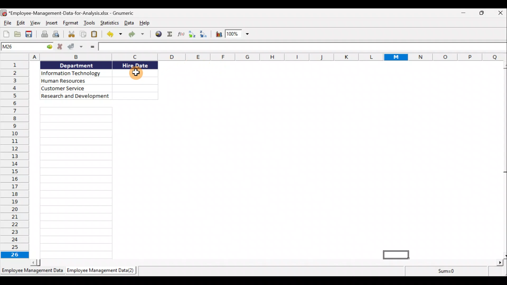  I want to click on Cancel change, so click(59, 47).